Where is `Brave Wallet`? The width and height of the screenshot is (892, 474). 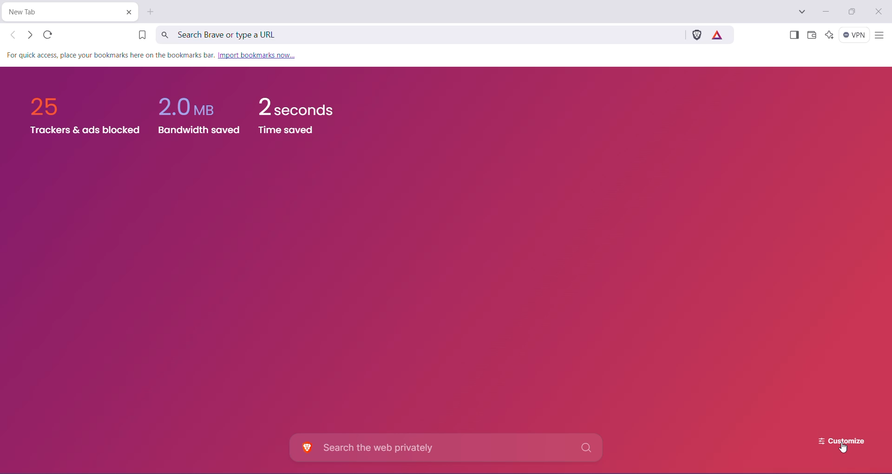
Brave Wallet is located at coordinates (812, 36).